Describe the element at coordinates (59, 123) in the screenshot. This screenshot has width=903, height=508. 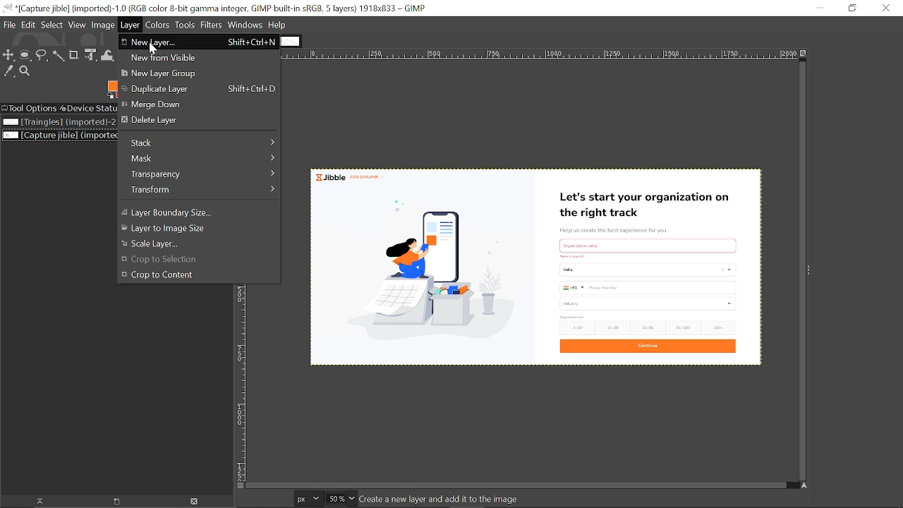
I see `Image file titled "Triangles"` at that location.